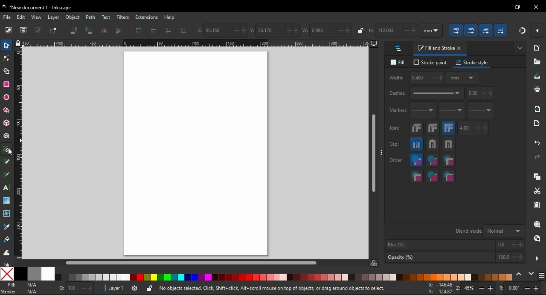  What do you see at coordinates (476, 289) in the screenshot?
I see `zoom in/zoom out` at bounding box center [476, 289].